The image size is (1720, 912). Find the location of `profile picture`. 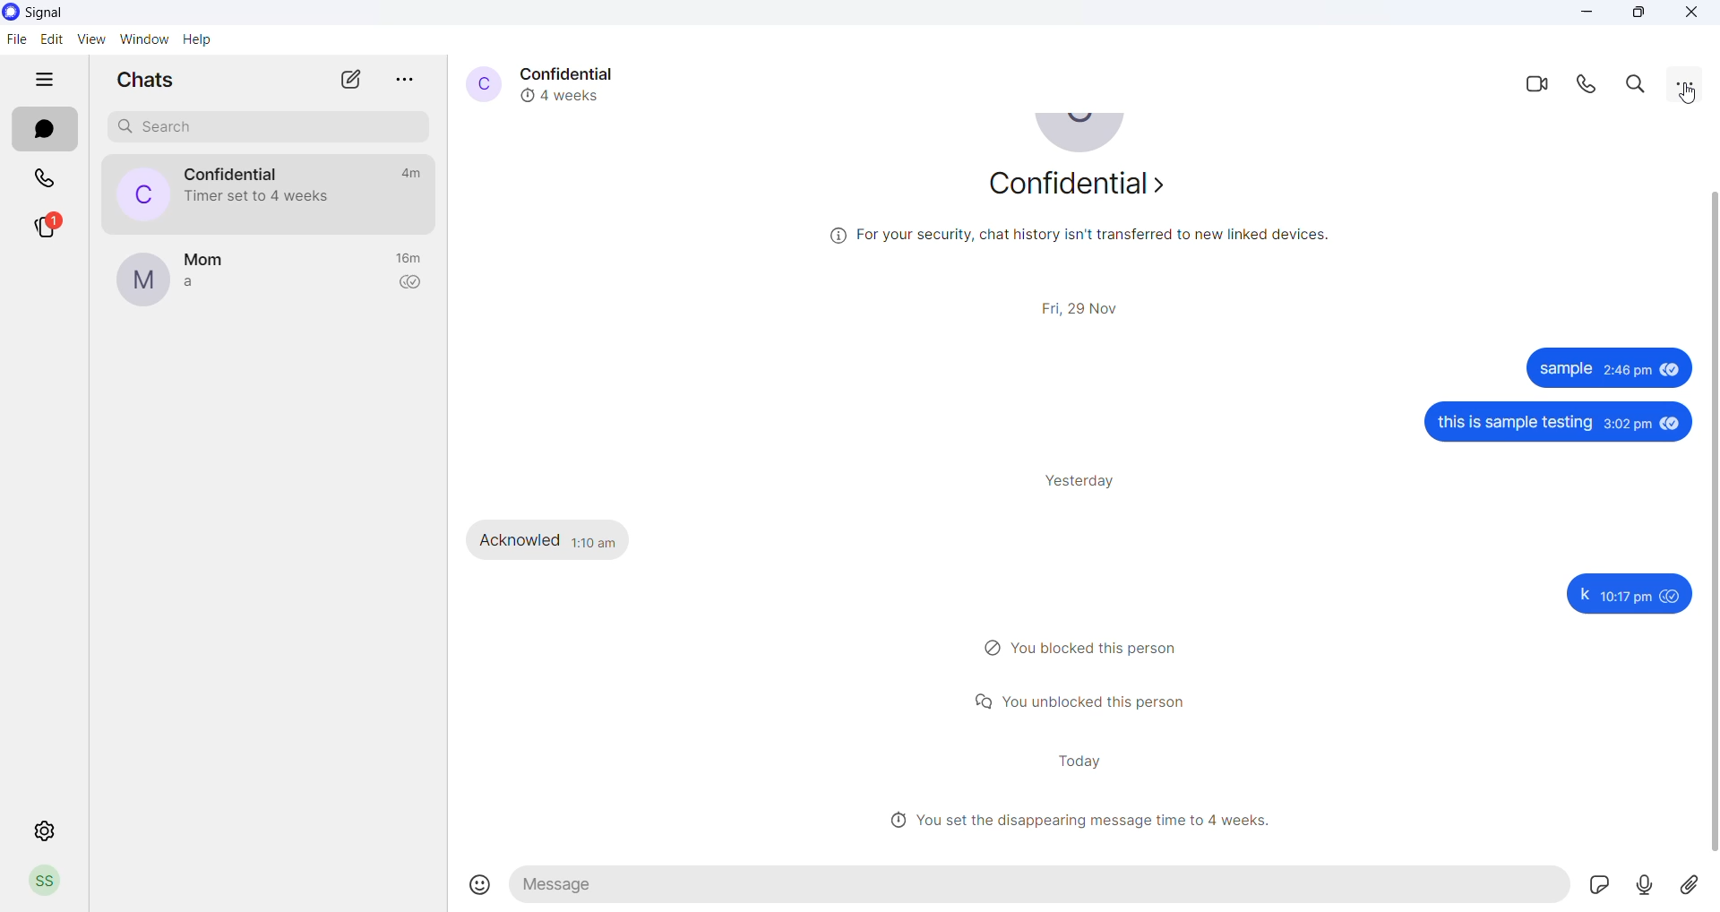

profile picture is located at coordinates (133, 194).